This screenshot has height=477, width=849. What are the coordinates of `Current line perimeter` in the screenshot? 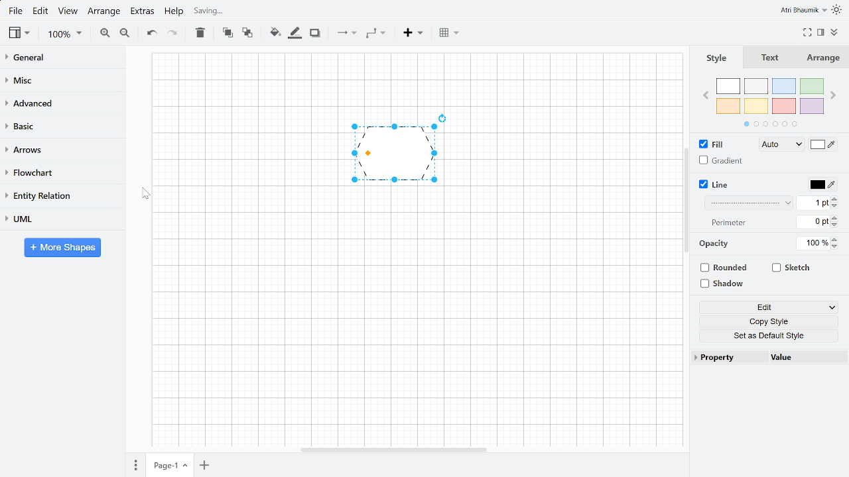 It's located at (813, 222).